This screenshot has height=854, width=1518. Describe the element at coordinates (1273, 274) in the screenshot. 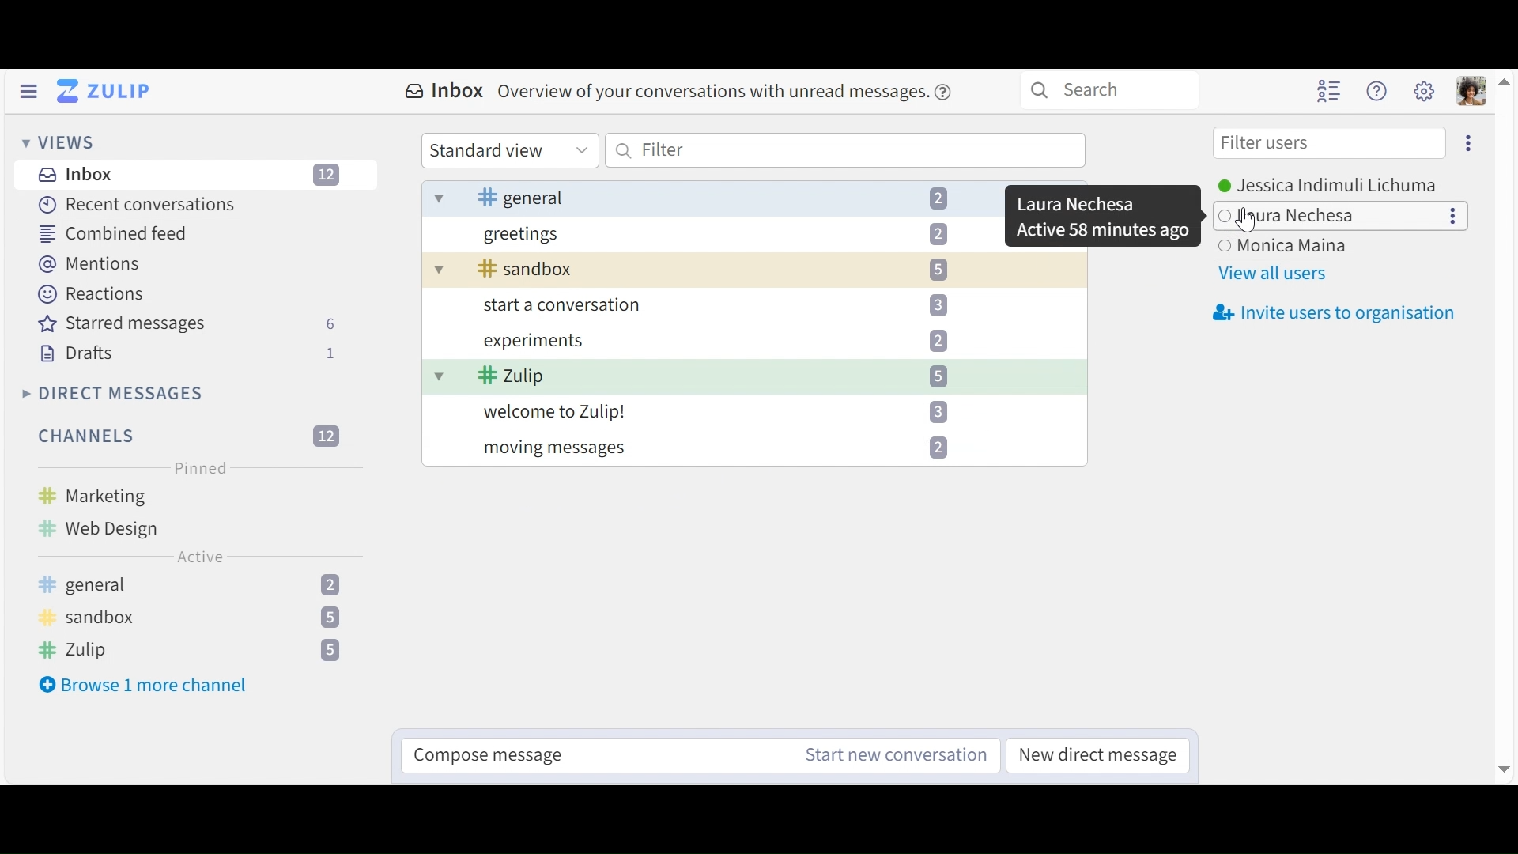

I see `View all users` at that location.